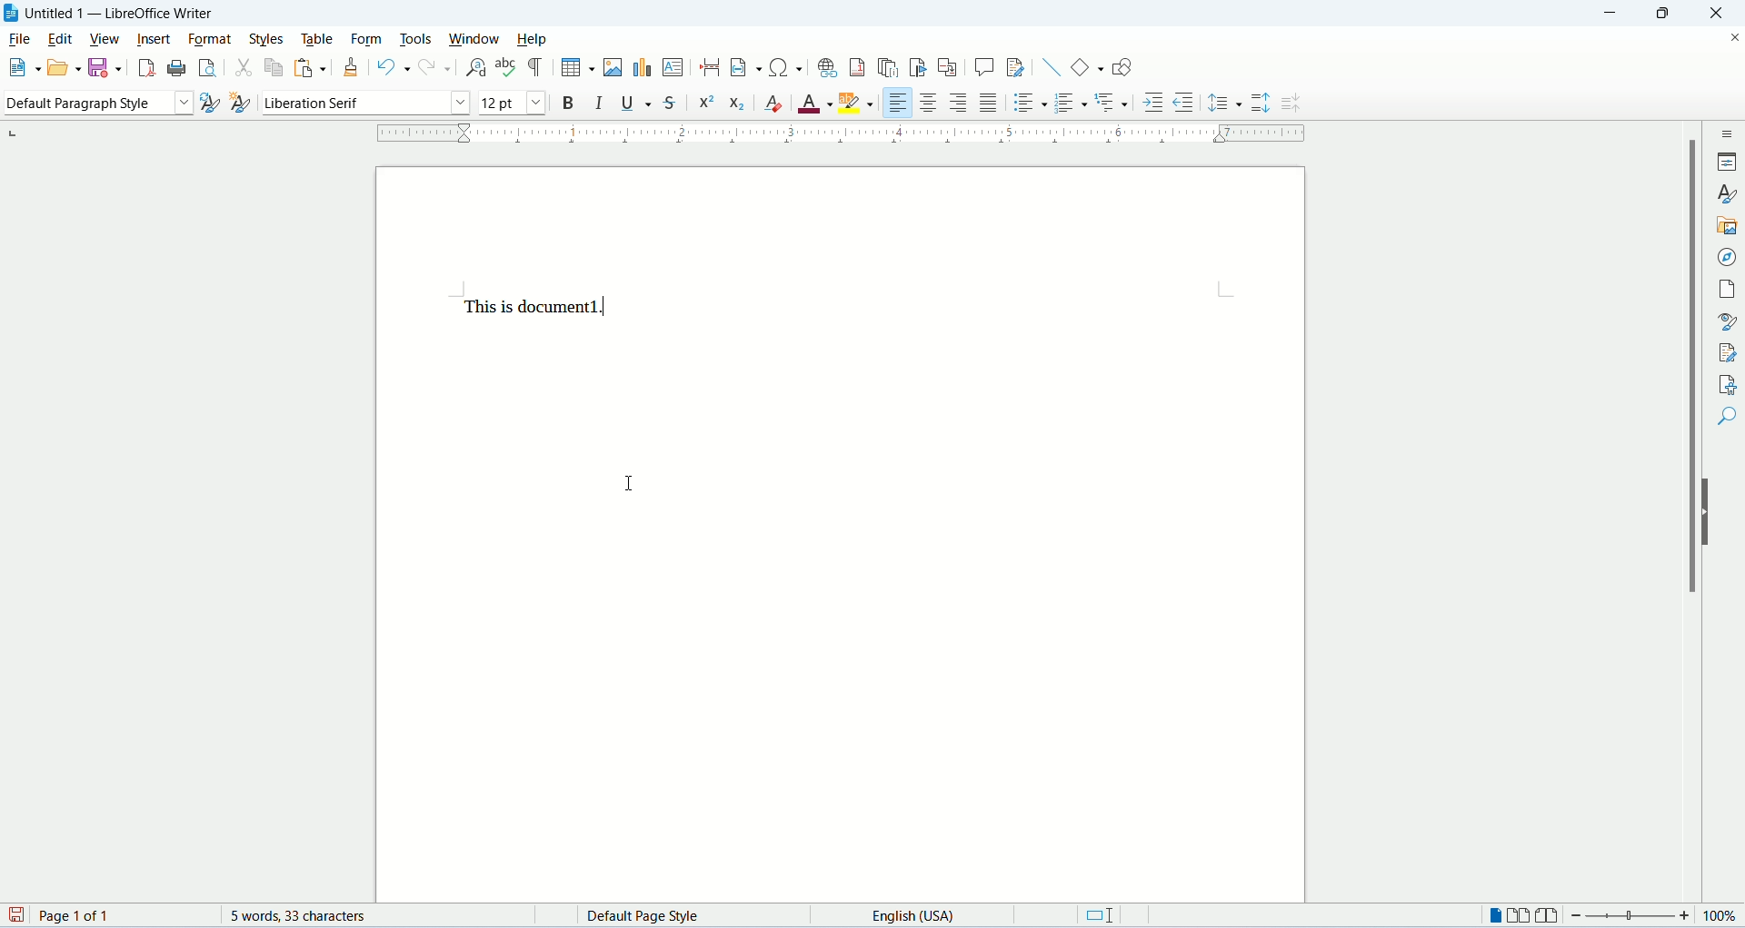 This screenshot has height=928, width=1745. What do you see at coordinates (815, 104) in the screenshot?
I see `font color` at bounding box center [815, 104].